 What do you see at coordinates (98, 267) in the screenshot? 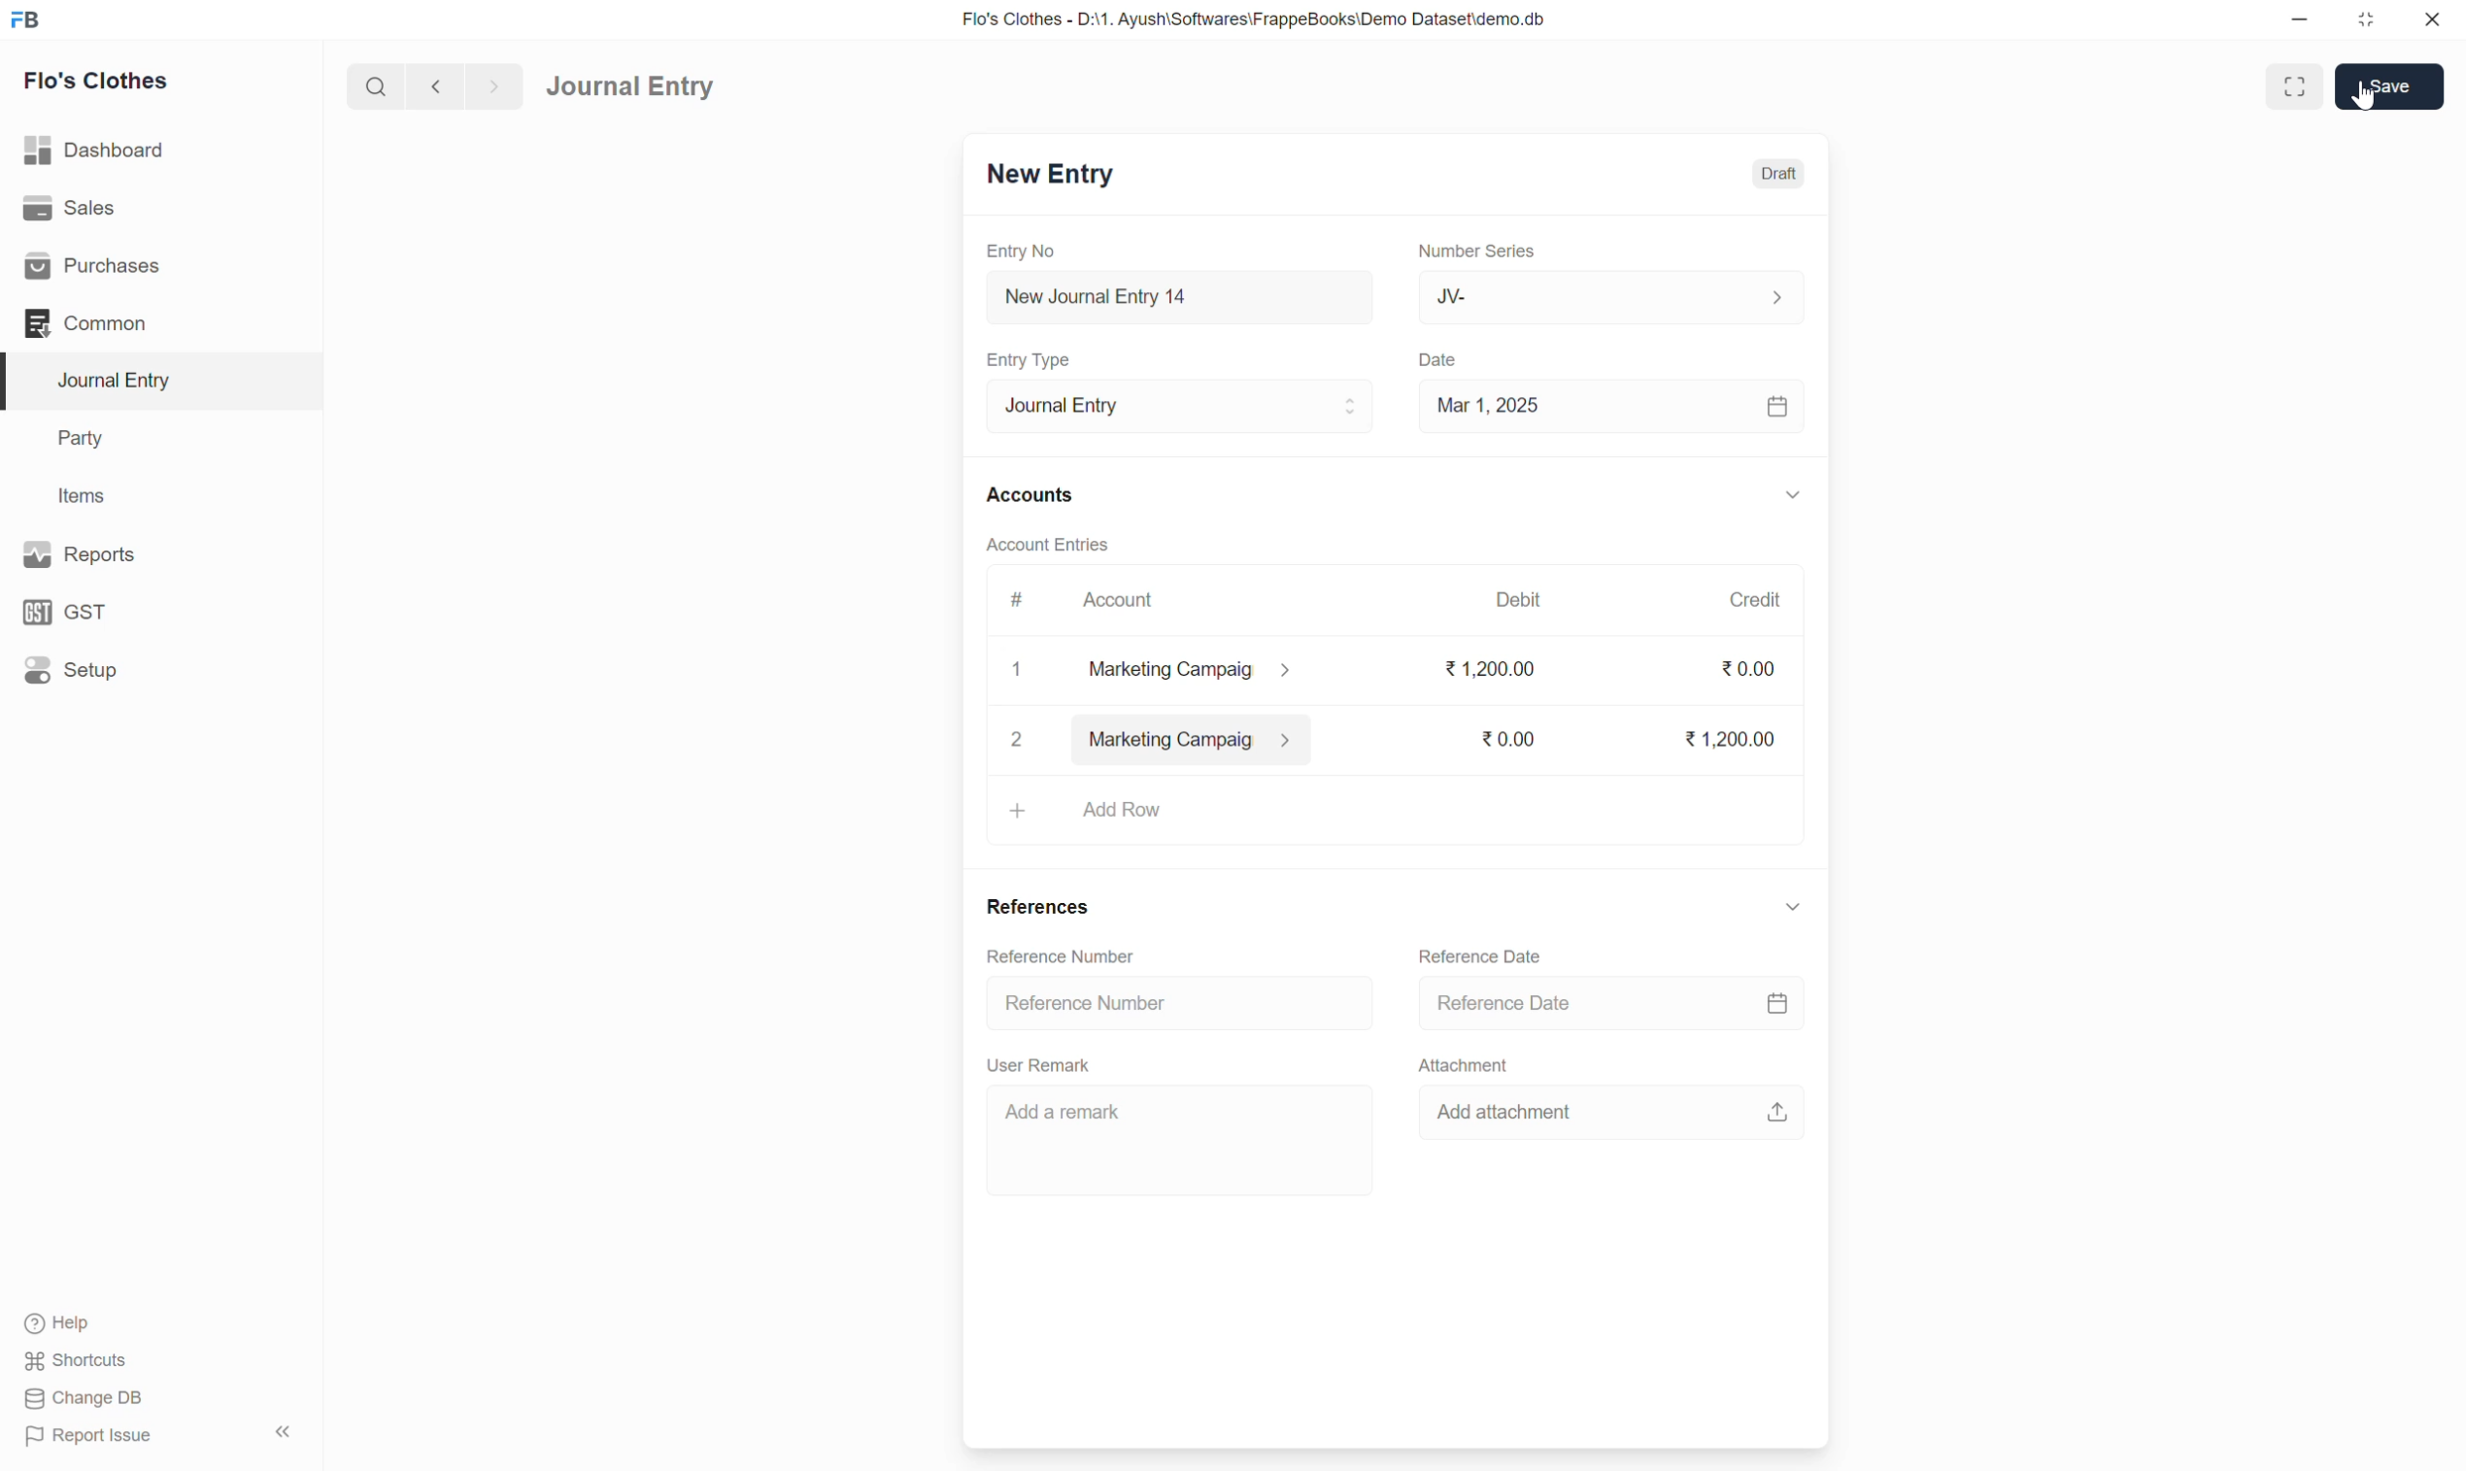
I see `Purchases` at bounding box center [98, 267].